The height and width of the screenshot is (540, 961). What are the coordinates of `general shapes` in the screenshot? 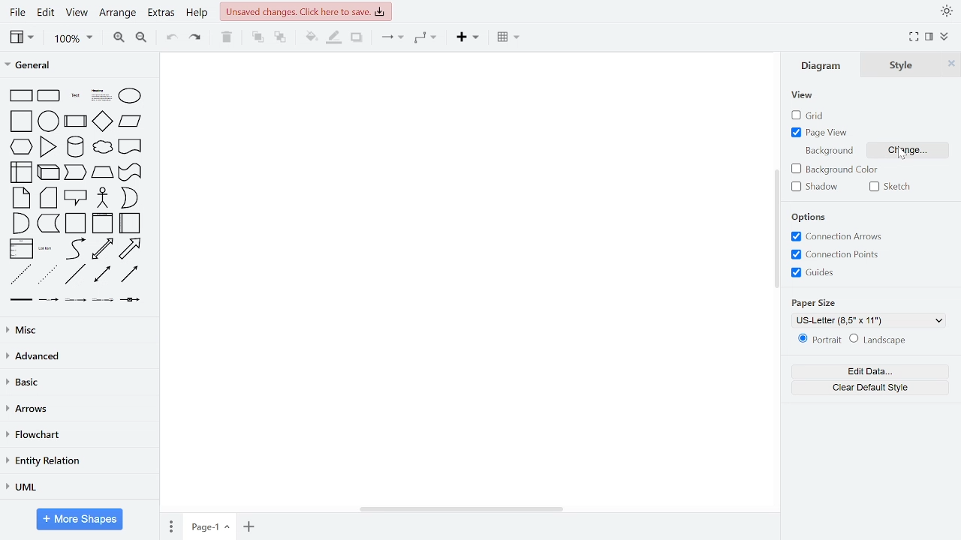 It's located at (74, 249).